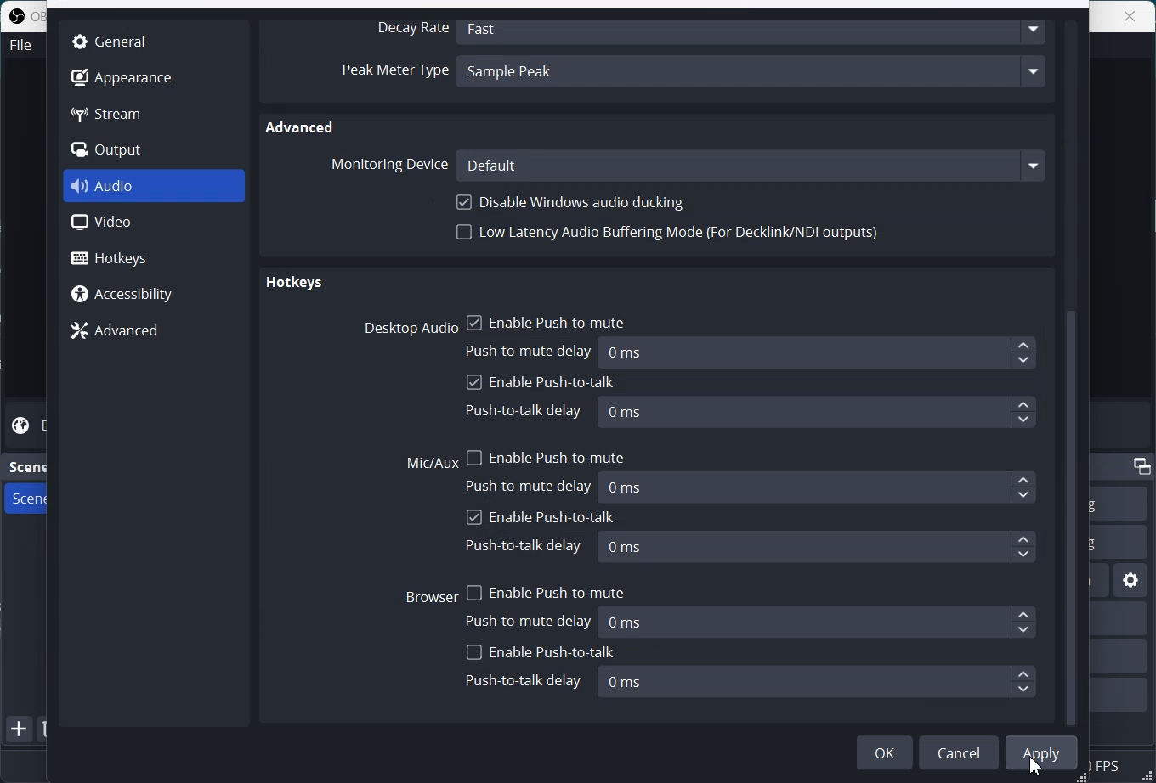 The width and height of the screenshot is (1156, 783). Describe the element at coordinates (530, 349) in the screenshot. I see `Push-to-mute delay` at that location.